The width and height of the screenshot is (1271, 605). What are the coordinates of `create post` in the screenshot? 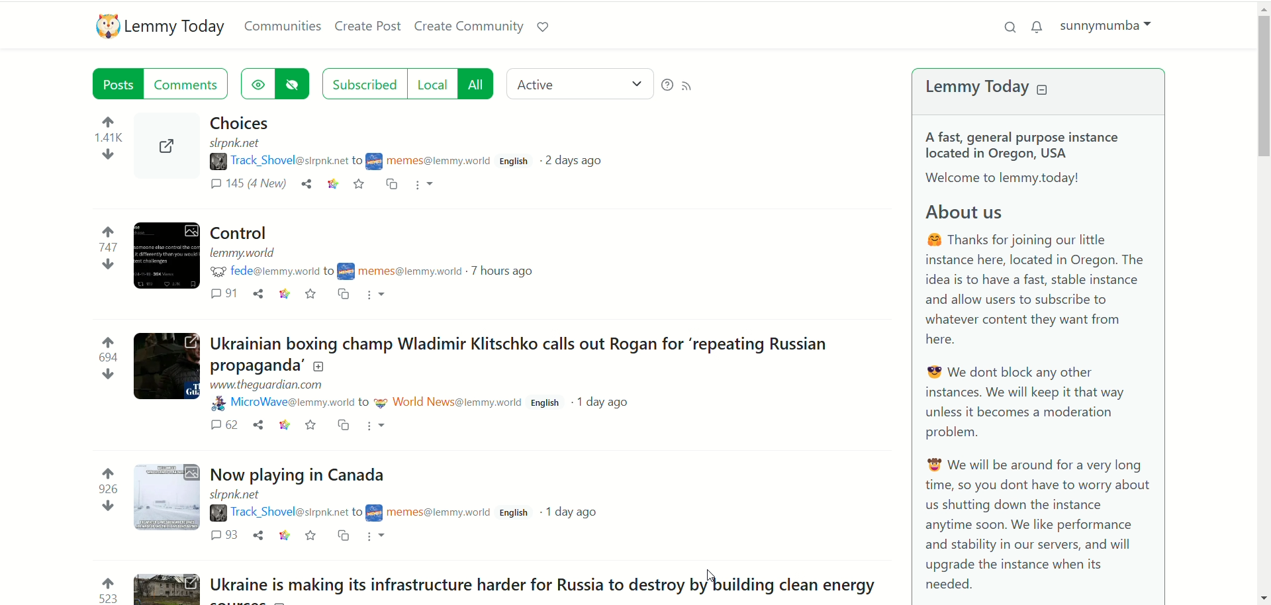 It's located at (366, 24).